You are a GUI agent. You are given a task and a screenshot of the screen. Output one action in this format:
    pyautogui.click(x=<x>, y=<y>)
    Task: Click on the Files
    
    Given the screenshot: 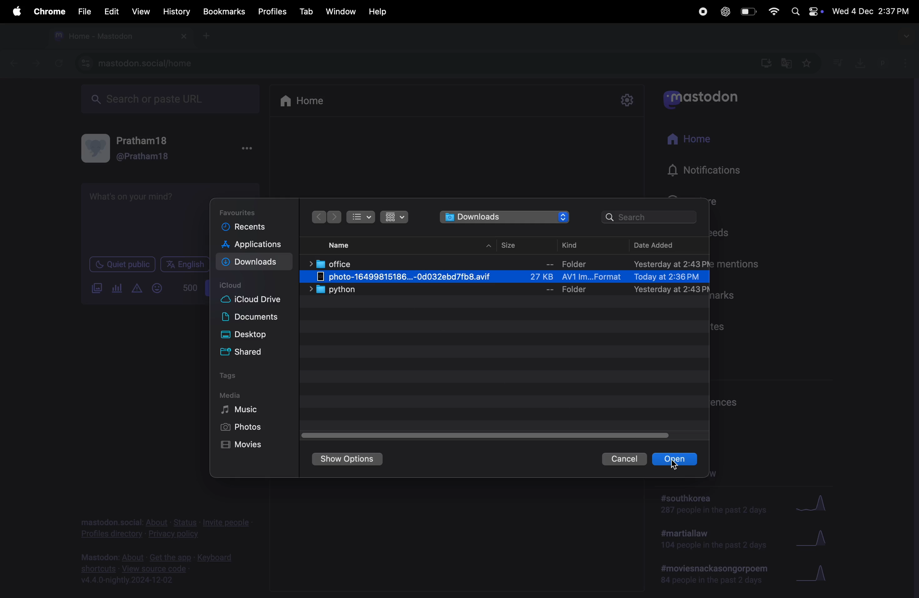 What is the action you would take?
    pyautogui.click(x=83, y=11)
    